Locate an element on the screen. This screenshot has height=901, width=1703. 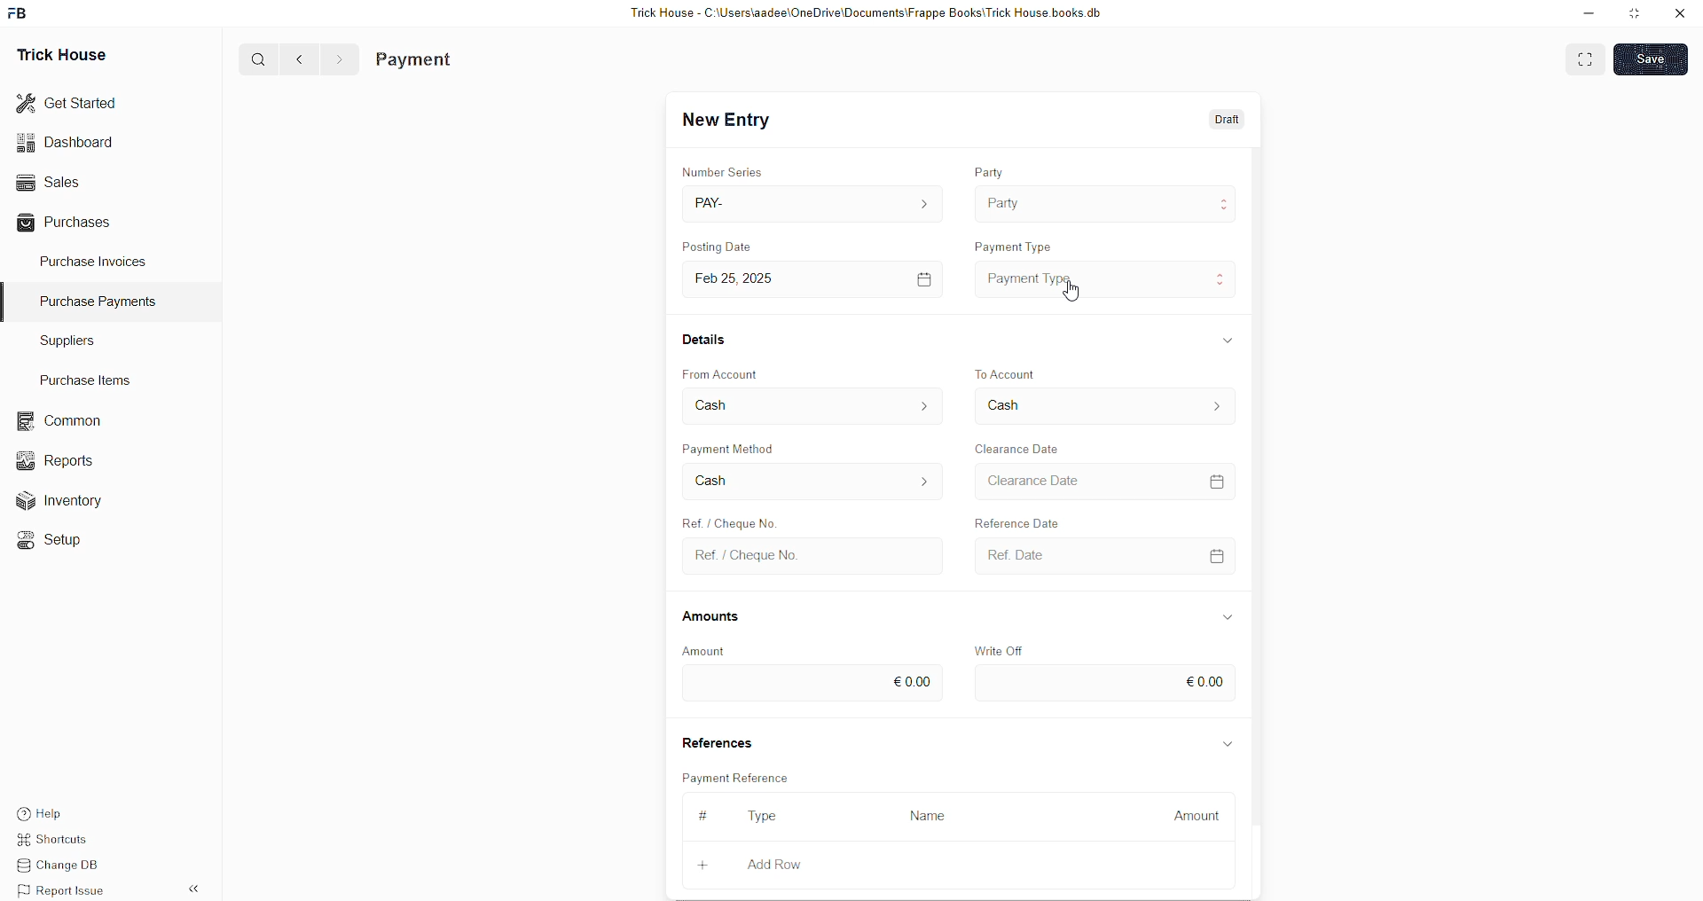
Clearance Date is located at coordinates (1042, 482).